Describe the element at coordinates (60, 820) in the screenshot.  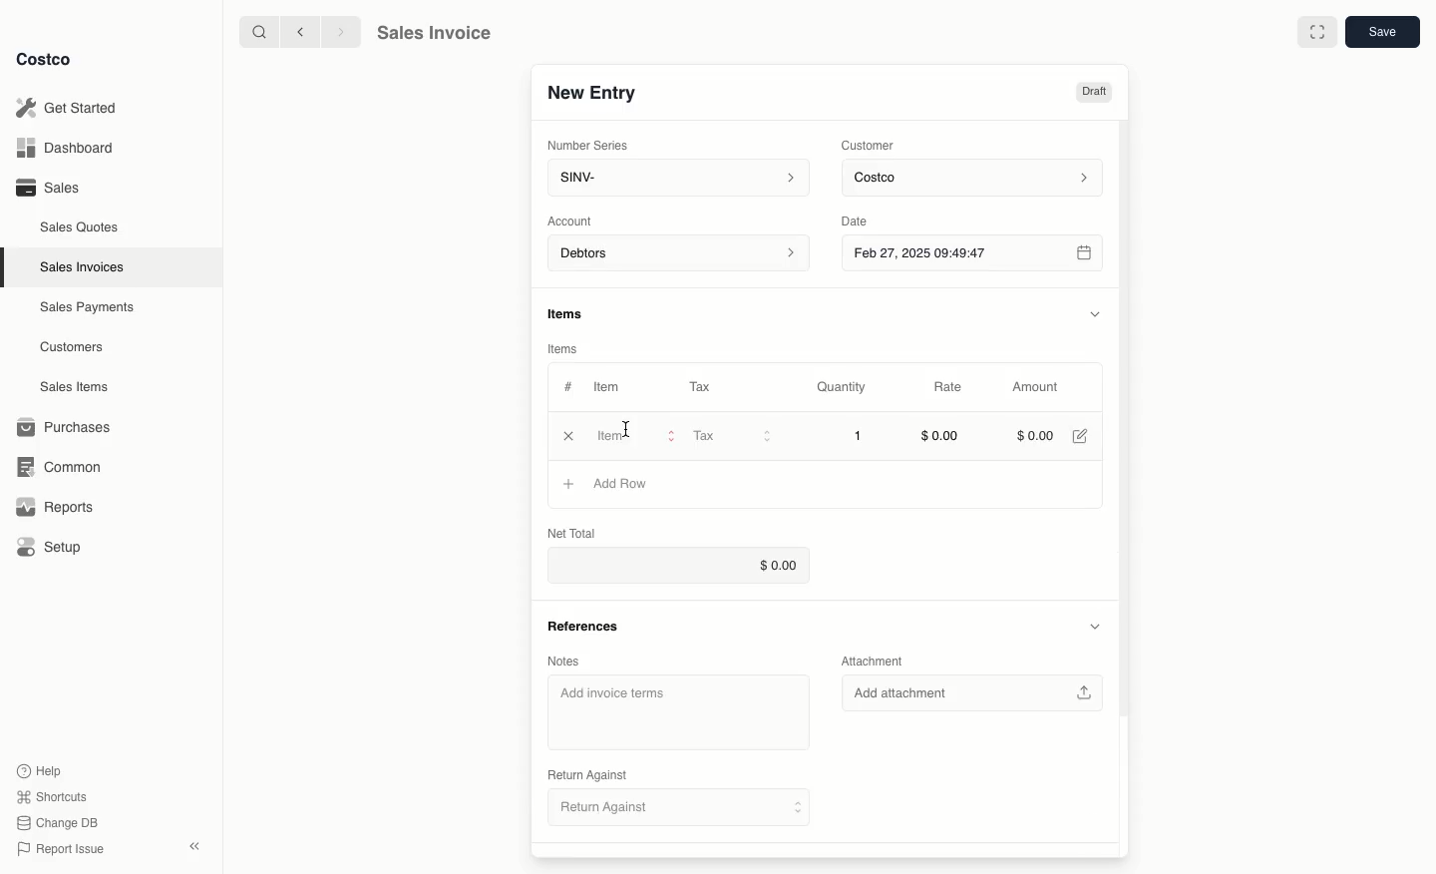
I see `Change DB` at that location.